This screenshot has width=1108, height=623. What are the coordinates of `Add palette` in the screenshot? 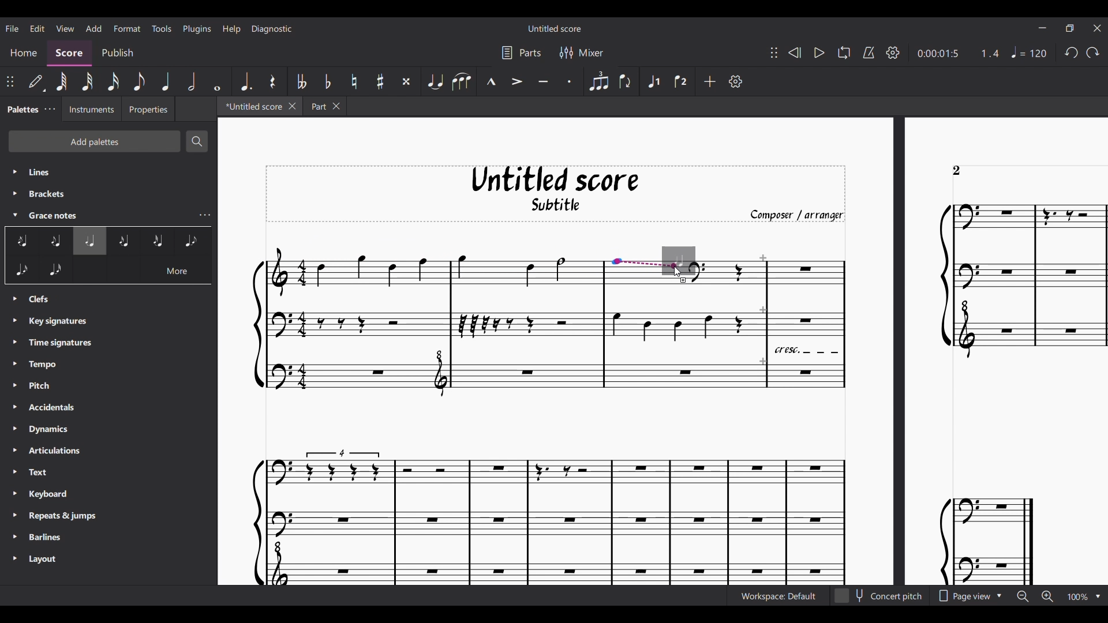 It's located at (94, 141).